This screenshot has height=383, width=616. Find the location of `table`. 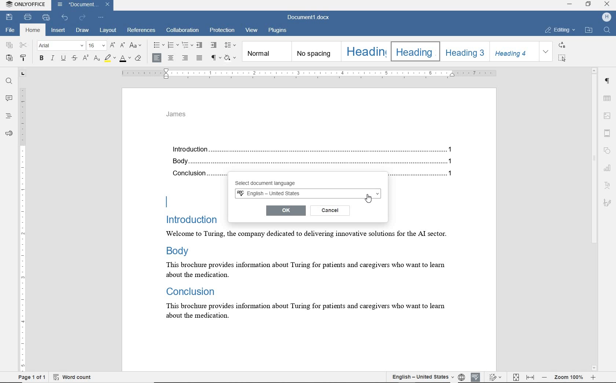

table is located at coordinates (608, 98).